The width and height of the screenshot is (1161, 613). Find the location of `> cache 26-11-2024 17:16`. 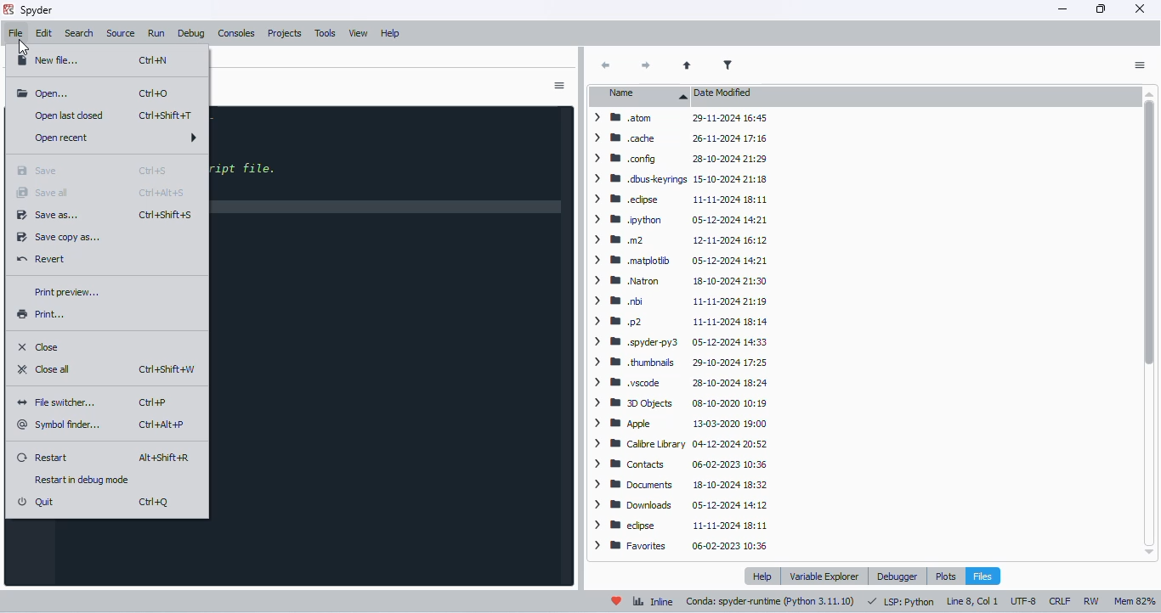

> cache 26-11-2024 17:16 is located at coordinates (676, 138).